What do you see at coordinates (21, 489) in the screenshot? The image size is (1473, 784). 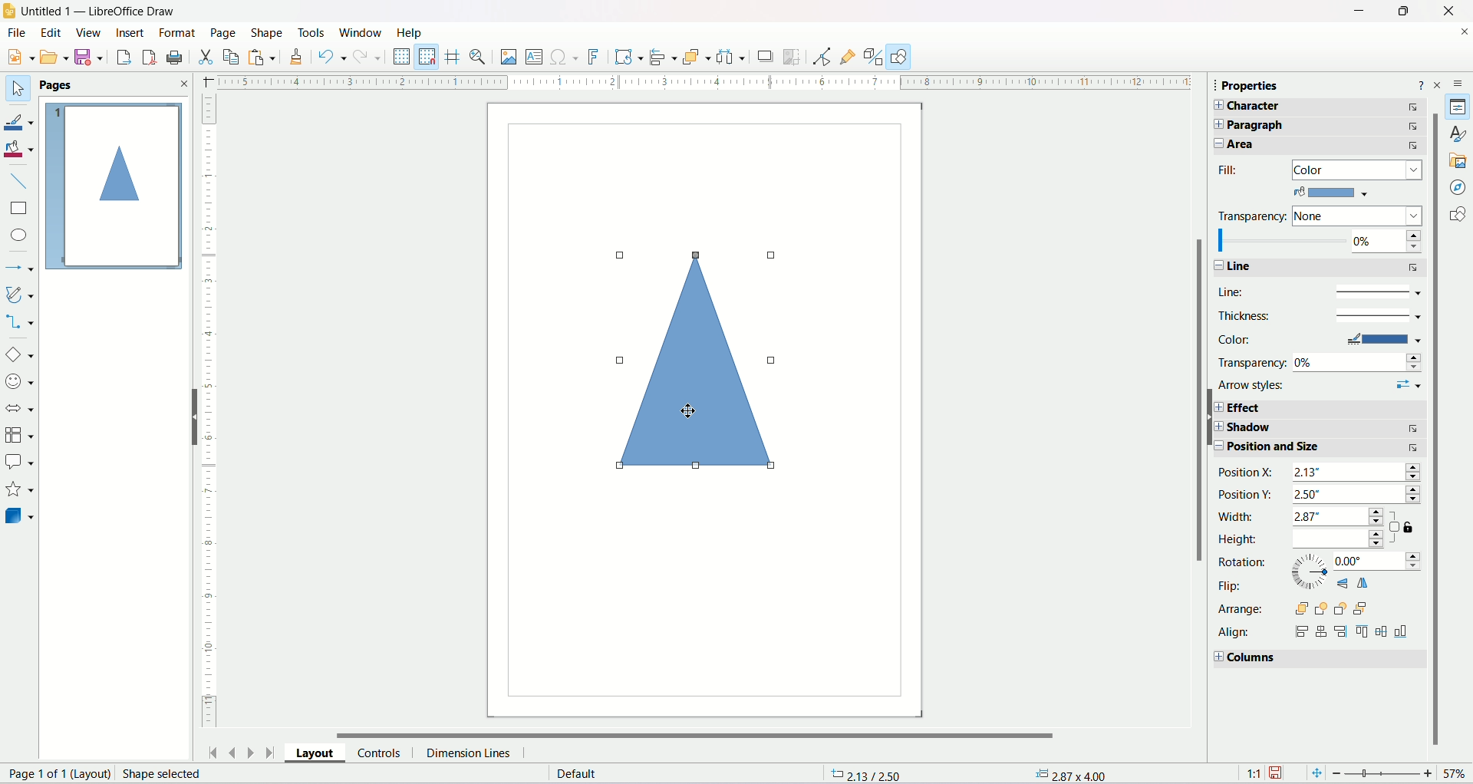 I see `Stars and Banners` at bounding box center [21, 489].